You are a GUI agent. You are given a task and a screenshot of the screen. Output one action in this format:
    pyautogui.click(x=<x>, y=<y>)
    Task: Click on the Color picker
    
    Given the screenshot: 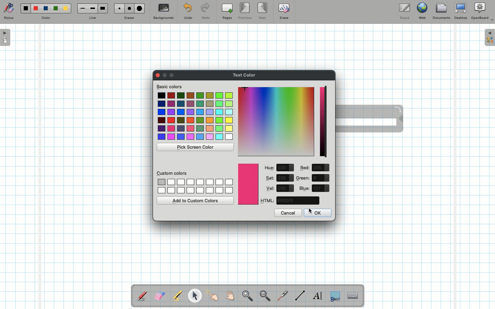 What is the action you would take?
    pyautogui.click(x=276, y=122)
    